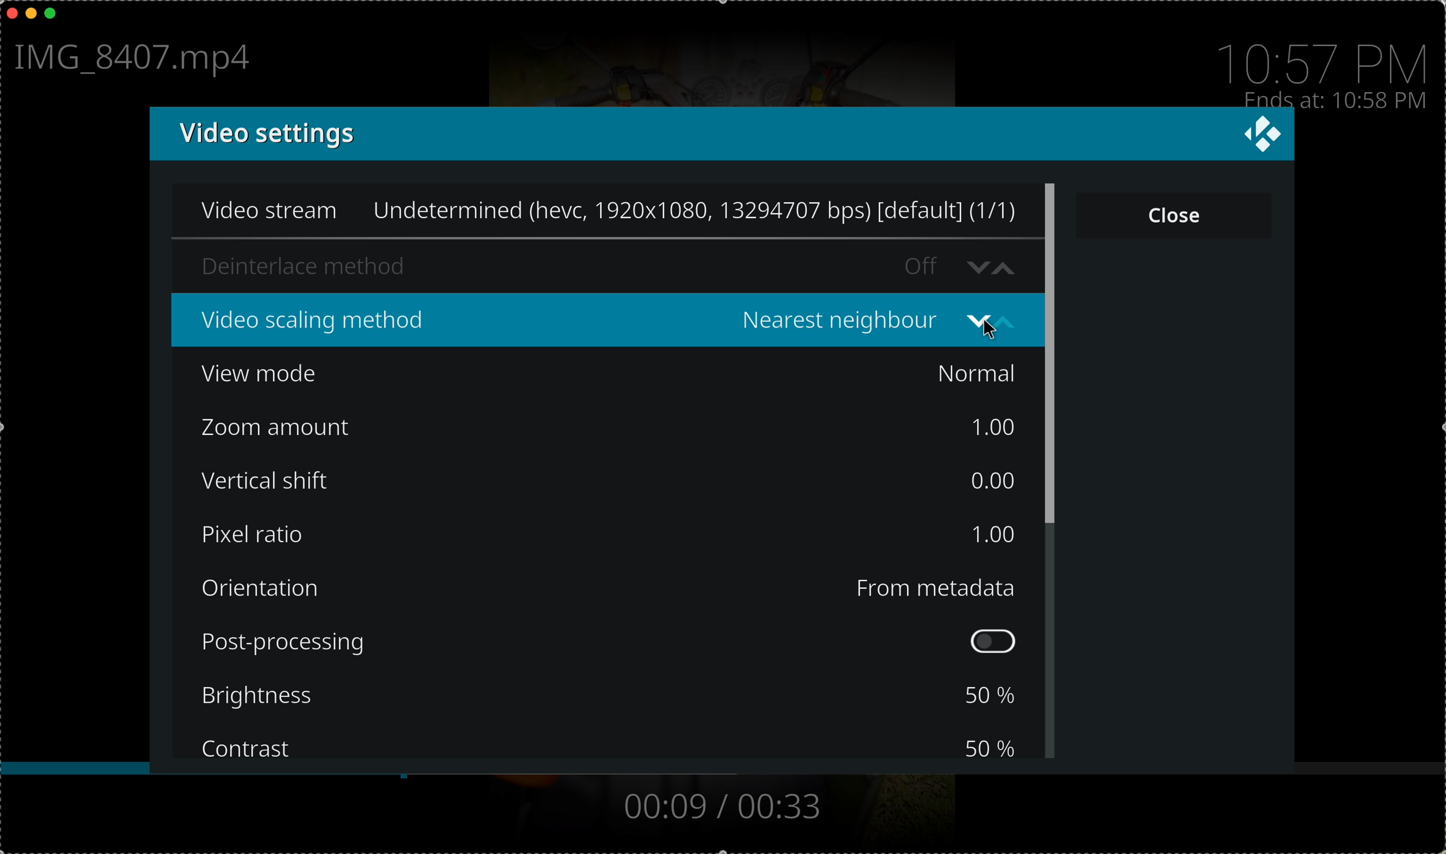 The height and width of the screenshot is (854, 1446). I want to click on 00:09/00:33, so click(719, 806).